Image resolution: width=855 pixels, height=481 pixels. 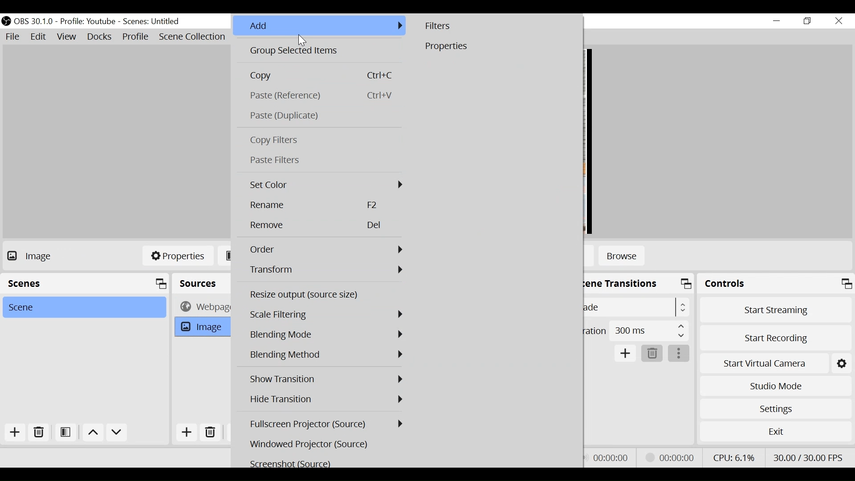 What do you see at coordinates (734, 457) in the screenshot?
I see `CPU Usage` at bounding box center [734, 457].